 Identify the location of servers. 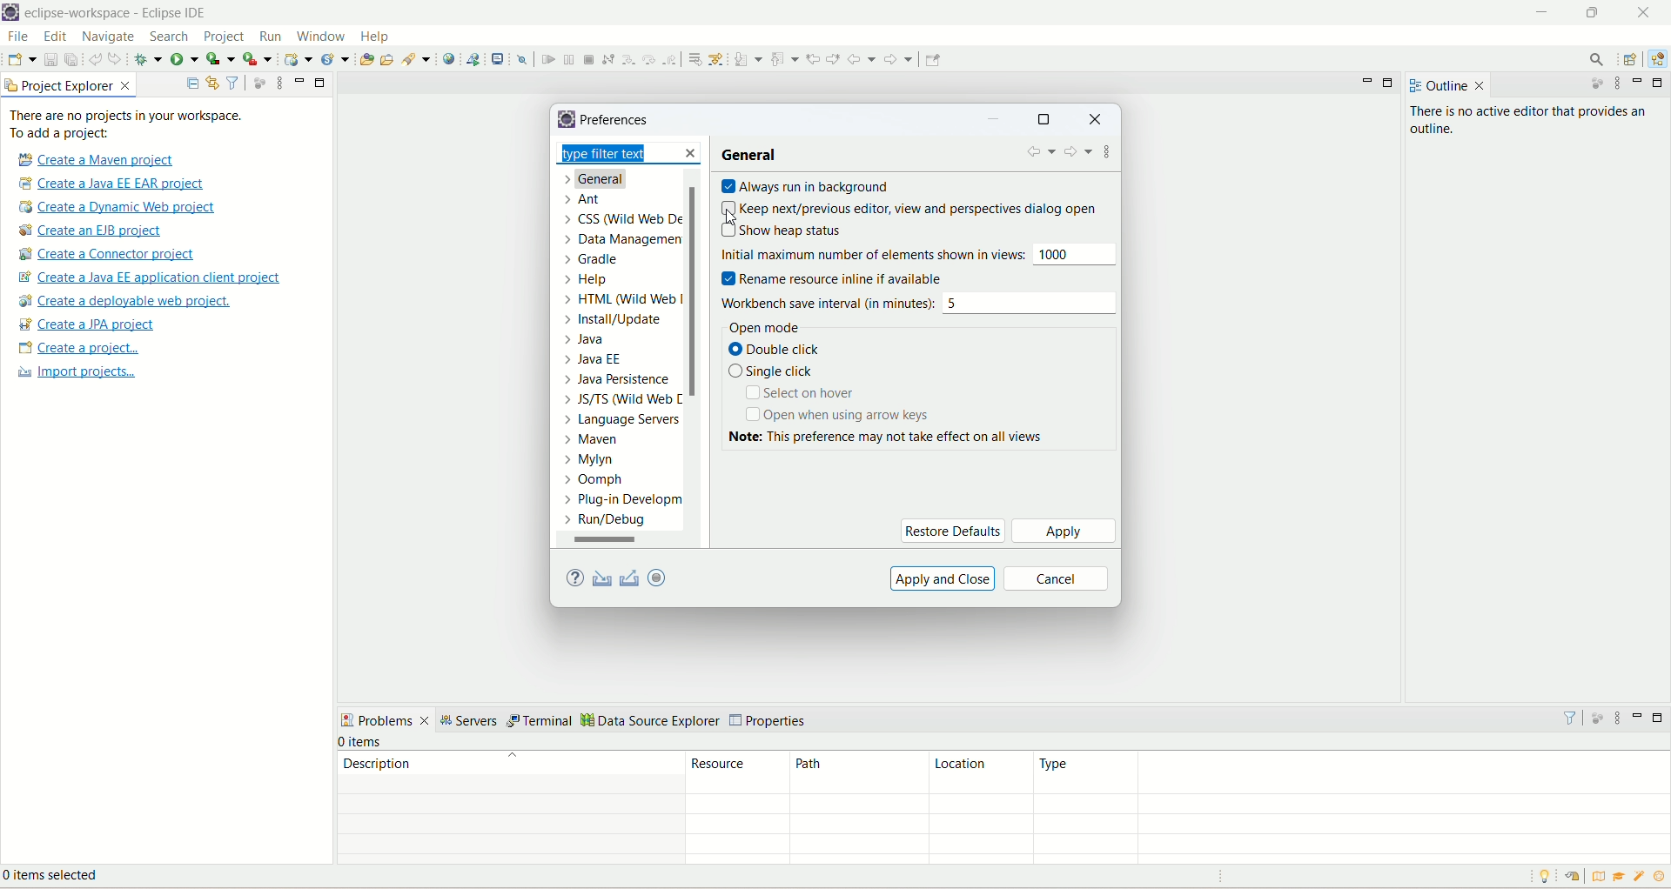
(472, 721).